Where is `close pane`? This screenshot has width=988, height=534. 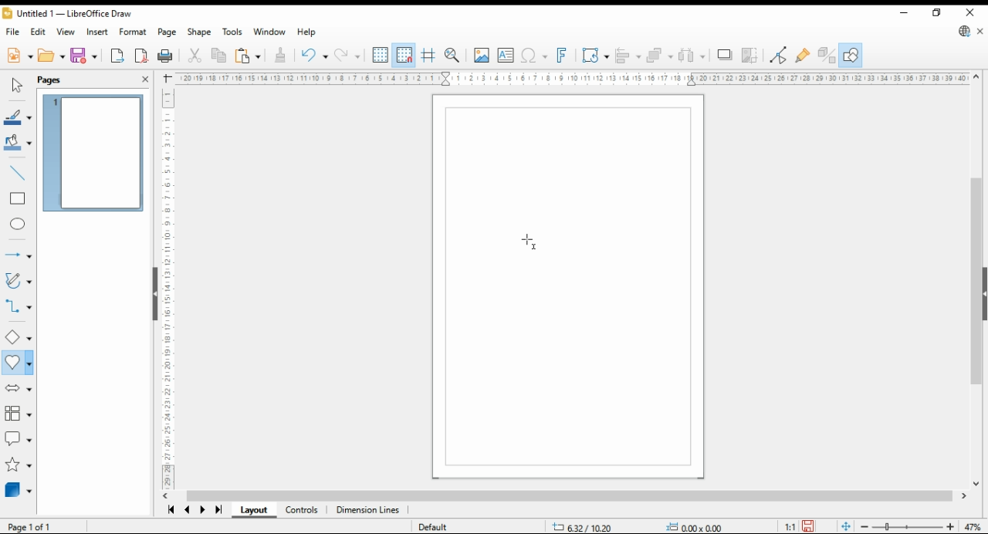 close pane is located at coordinates (146, 79).